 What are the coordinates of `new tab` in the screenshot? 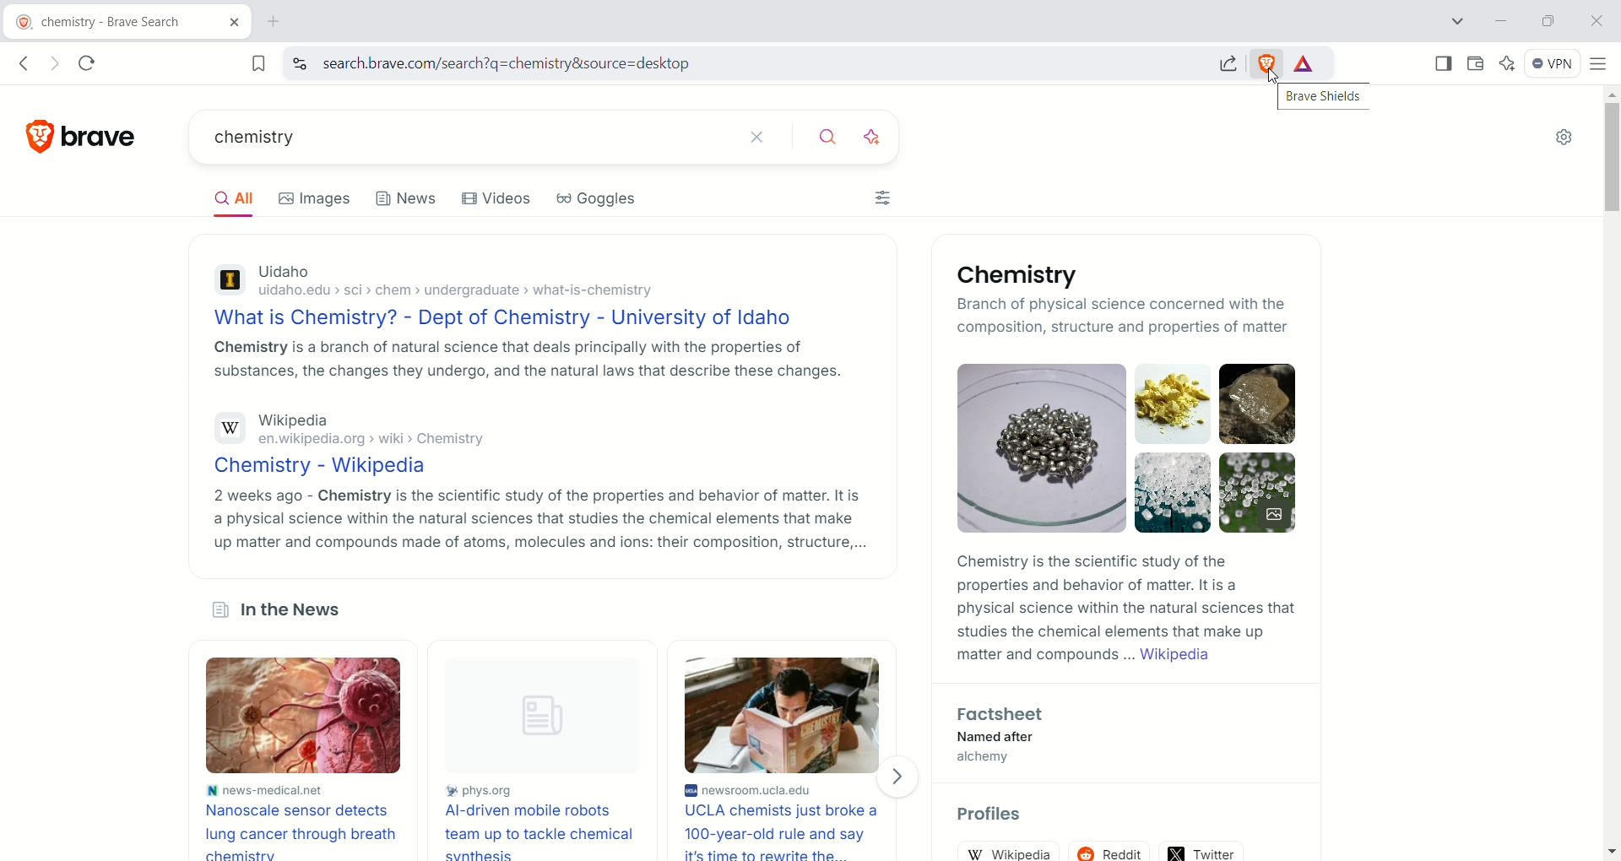 It's located at (283, 21).